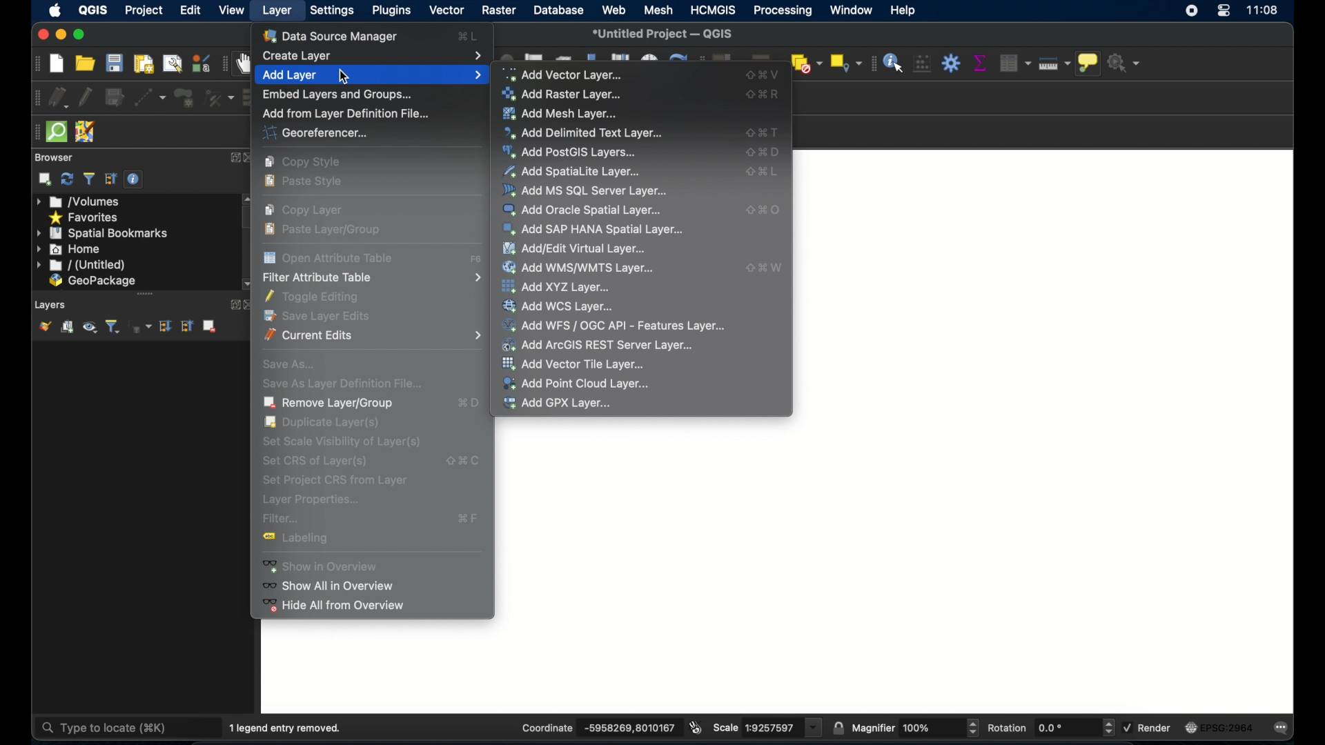 This screenshot has height=745, width=1325. What do you see at coordinates (838, 726) in the screenshot?
I see `lock scale` at bounding box center [838, 726].